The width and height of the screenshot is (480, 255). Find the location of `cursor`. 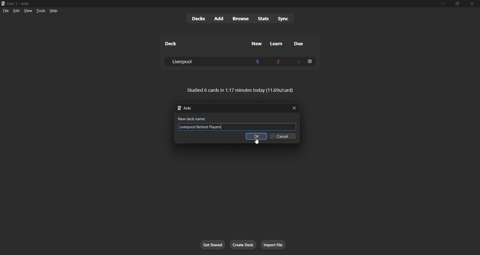

cursor is located at coordinates (256, 142).